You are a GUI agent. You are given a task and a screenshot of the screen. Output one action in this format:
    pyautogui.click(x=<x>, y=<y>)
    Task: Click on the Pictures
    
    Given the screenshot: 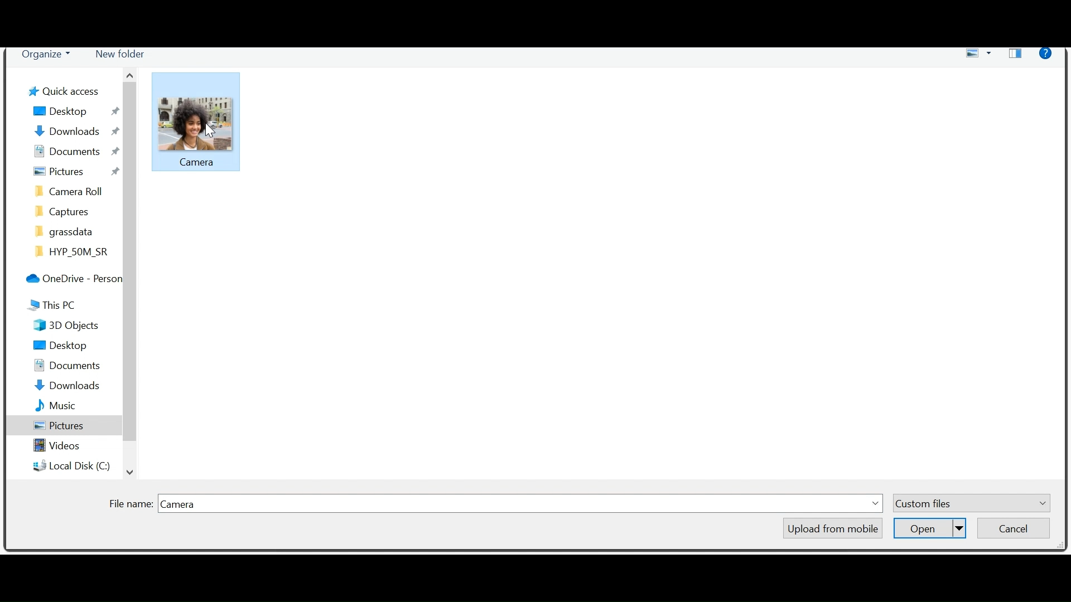 What is the action you would take?
    pyautogui.click(x=60, y=425)
    